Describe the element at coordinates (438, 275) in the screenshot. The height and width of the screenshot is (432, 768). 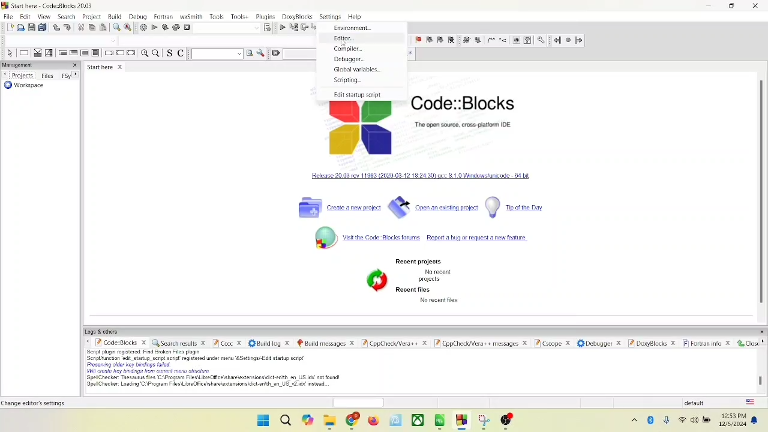
I see `text` at that location.